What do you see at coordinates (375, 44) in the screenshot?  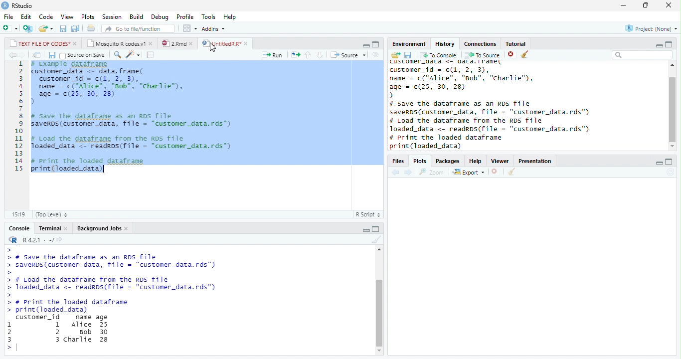 I see `maximize` at bounding box center [375, 44].